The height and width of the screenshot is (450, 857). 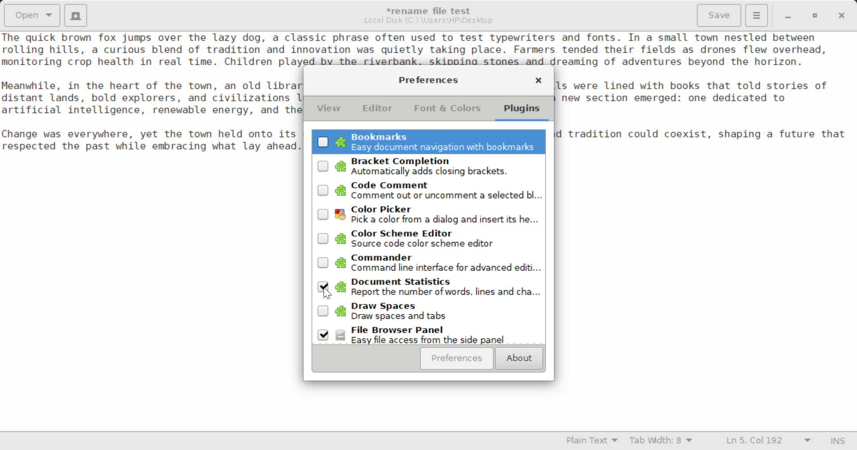 I want to click on Menu, so click(x=756, y=14).